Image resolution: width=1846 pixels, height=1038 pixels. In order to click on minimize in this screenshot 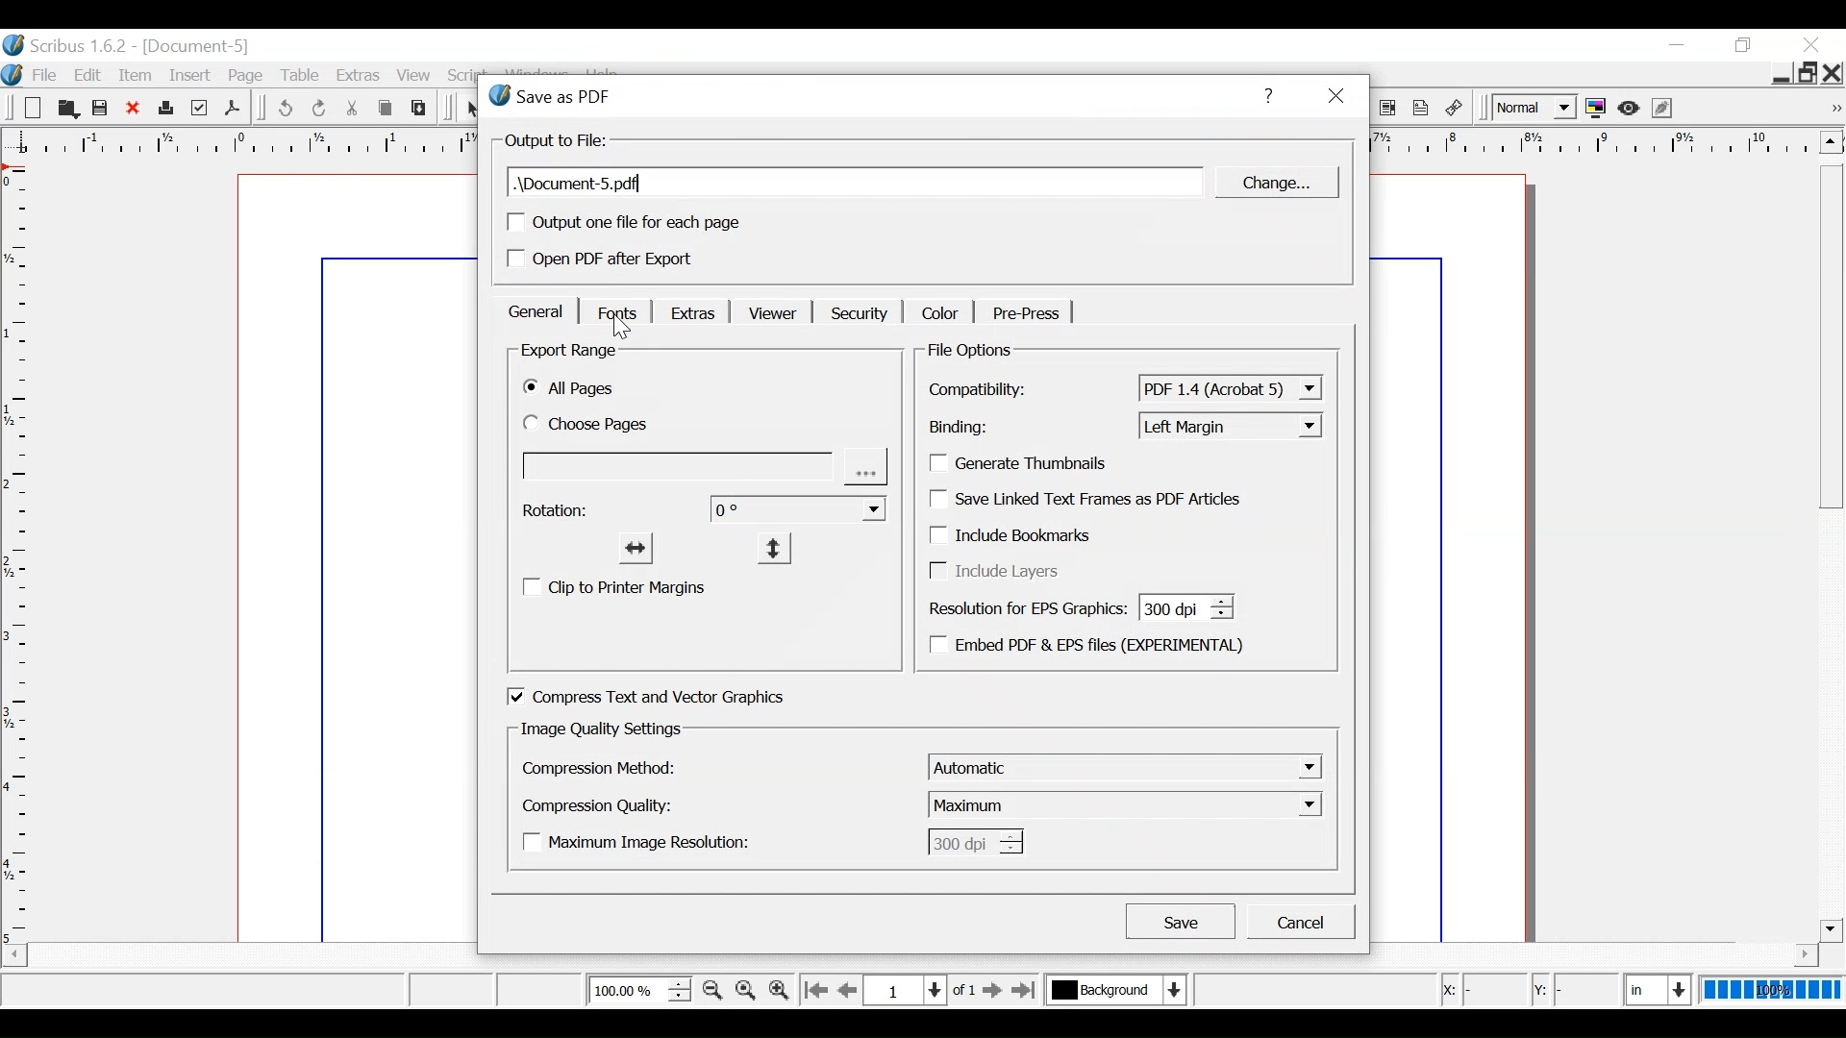, I will do `click(1746, 45)`.